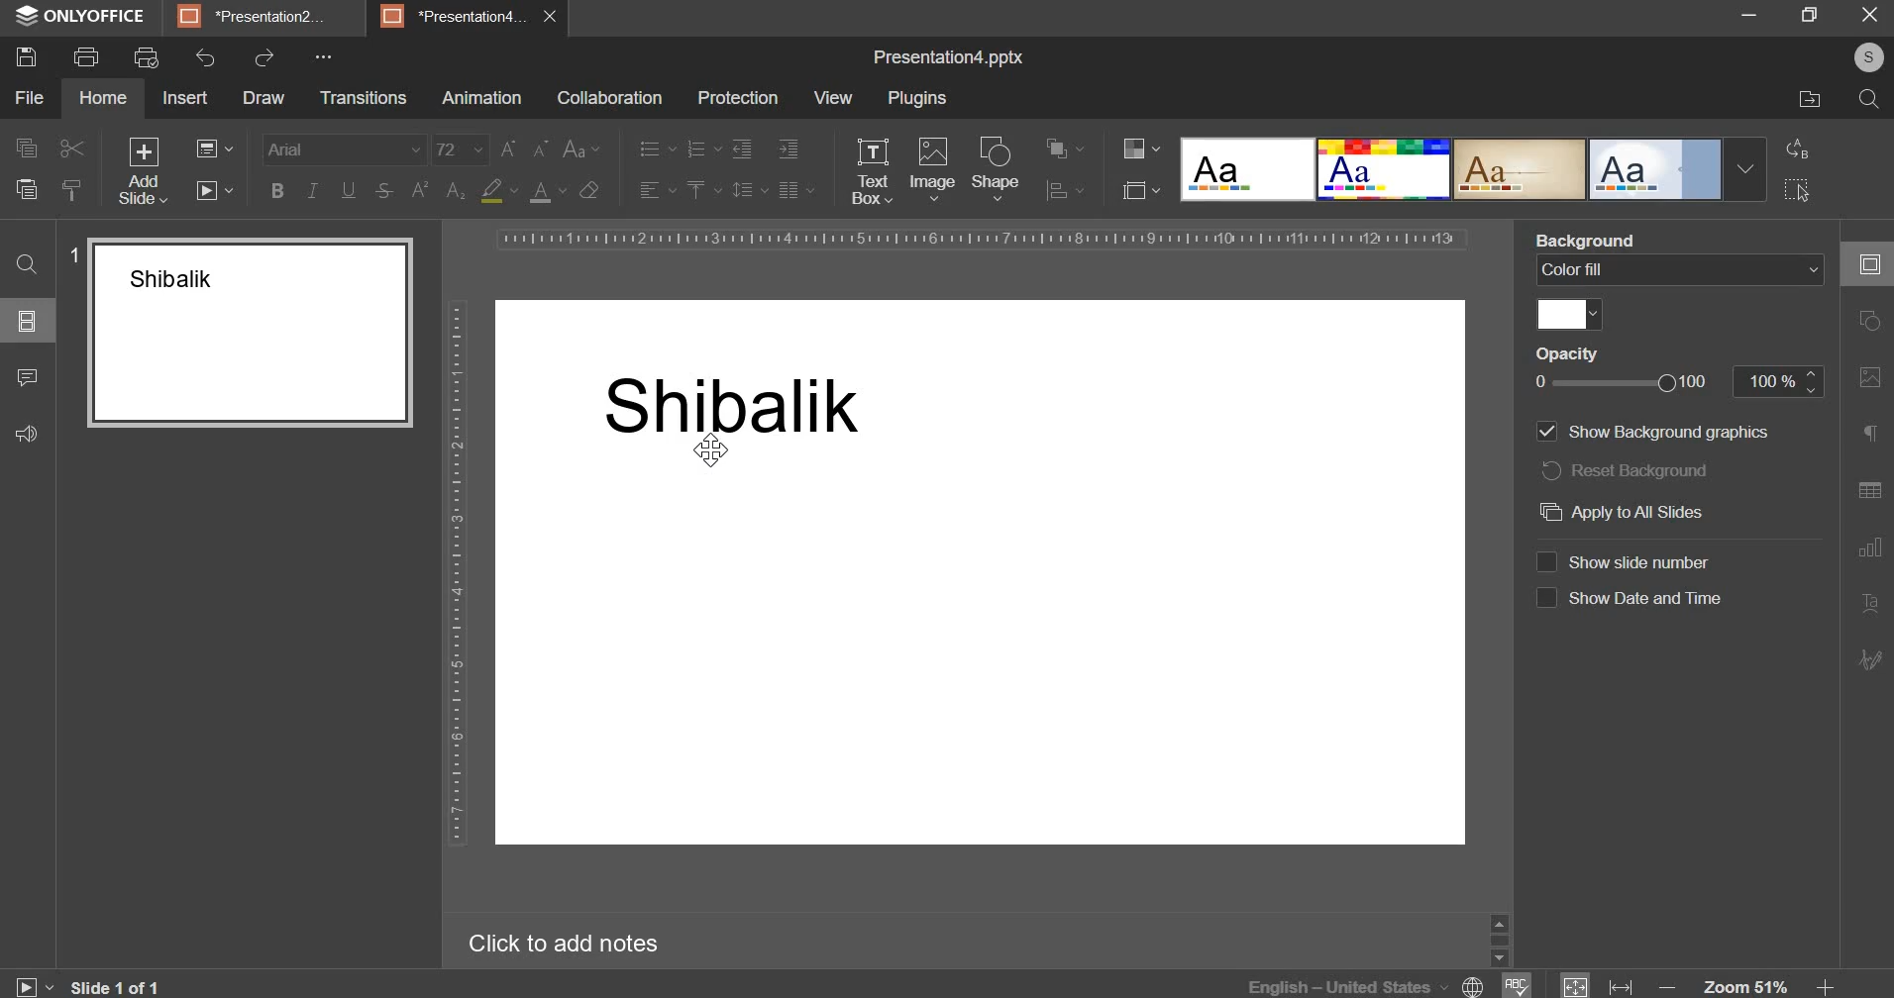 This screenshot has width=1894, height=998. I want to click on line spacing, so click(750, 190).